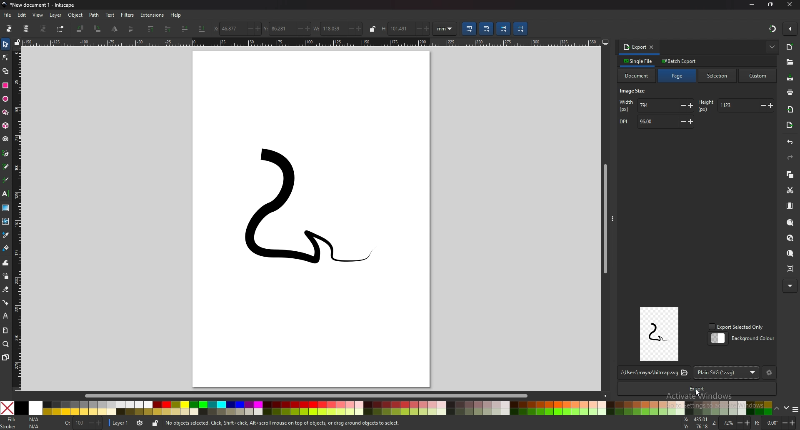  Describe the element at coordinates (8, 29) in the screenshot. I see `select all objects` at that location.